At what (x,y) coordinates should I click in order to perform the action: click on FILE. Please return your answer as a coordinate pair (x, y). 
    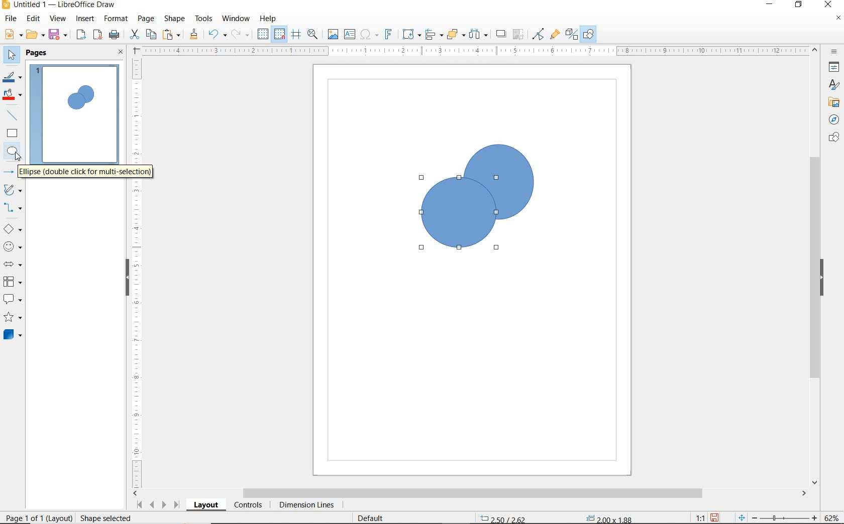
    Looking at the image, I should click on (12, 20).